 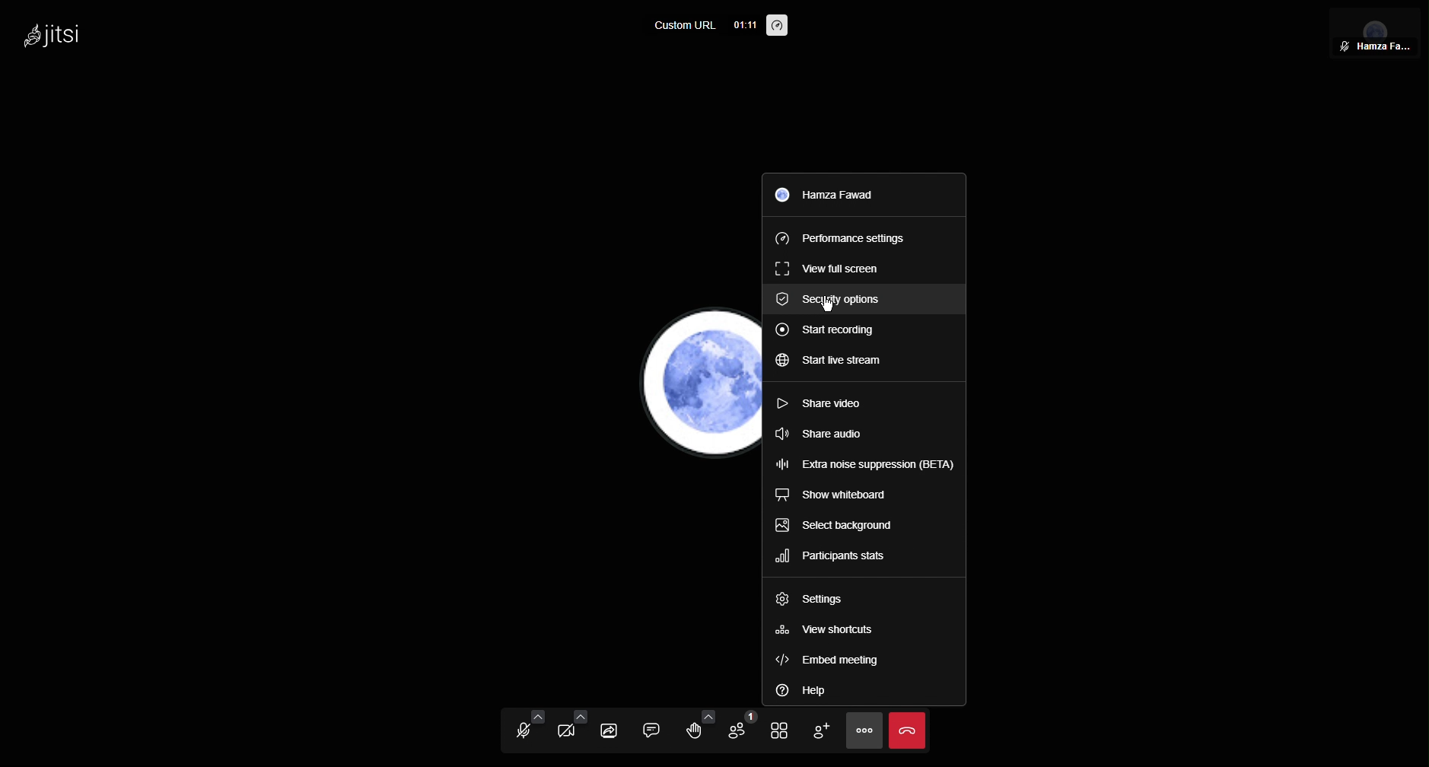 I want to click on Cursor, so click(x=829, y=305).